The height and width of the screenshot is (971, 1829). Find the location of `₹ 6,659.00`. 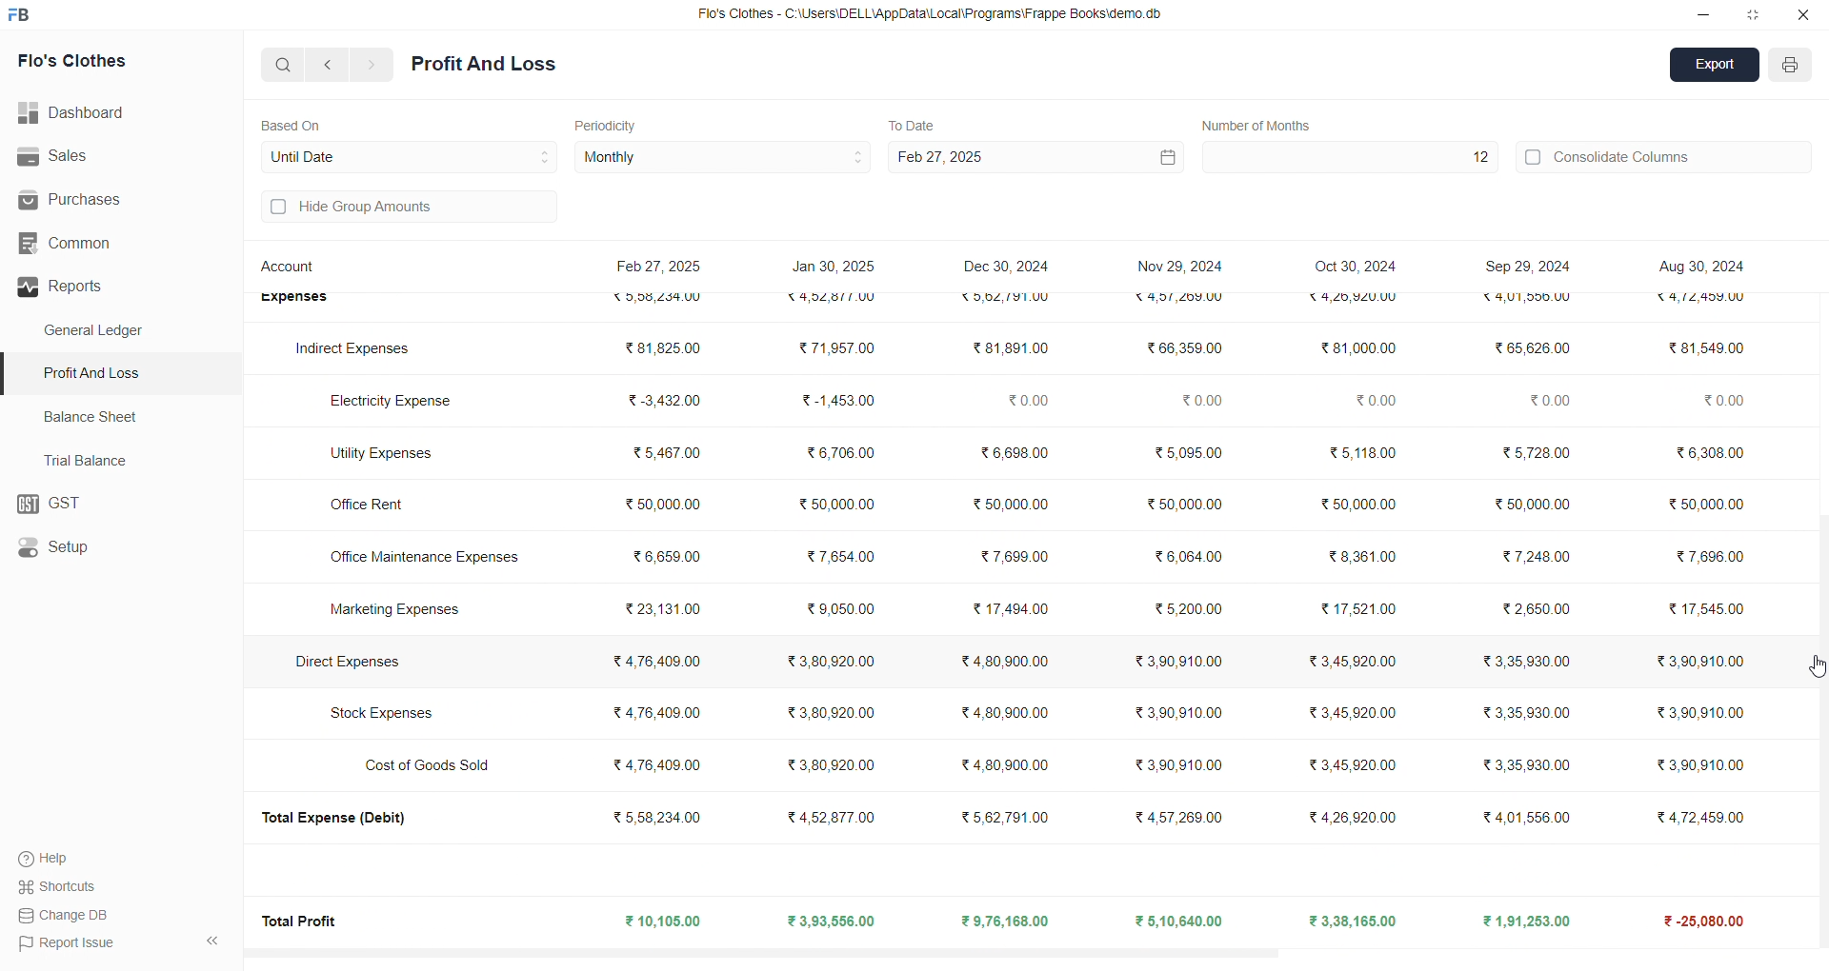

₹ 6,659.00 is located at coordinates (664, 554).